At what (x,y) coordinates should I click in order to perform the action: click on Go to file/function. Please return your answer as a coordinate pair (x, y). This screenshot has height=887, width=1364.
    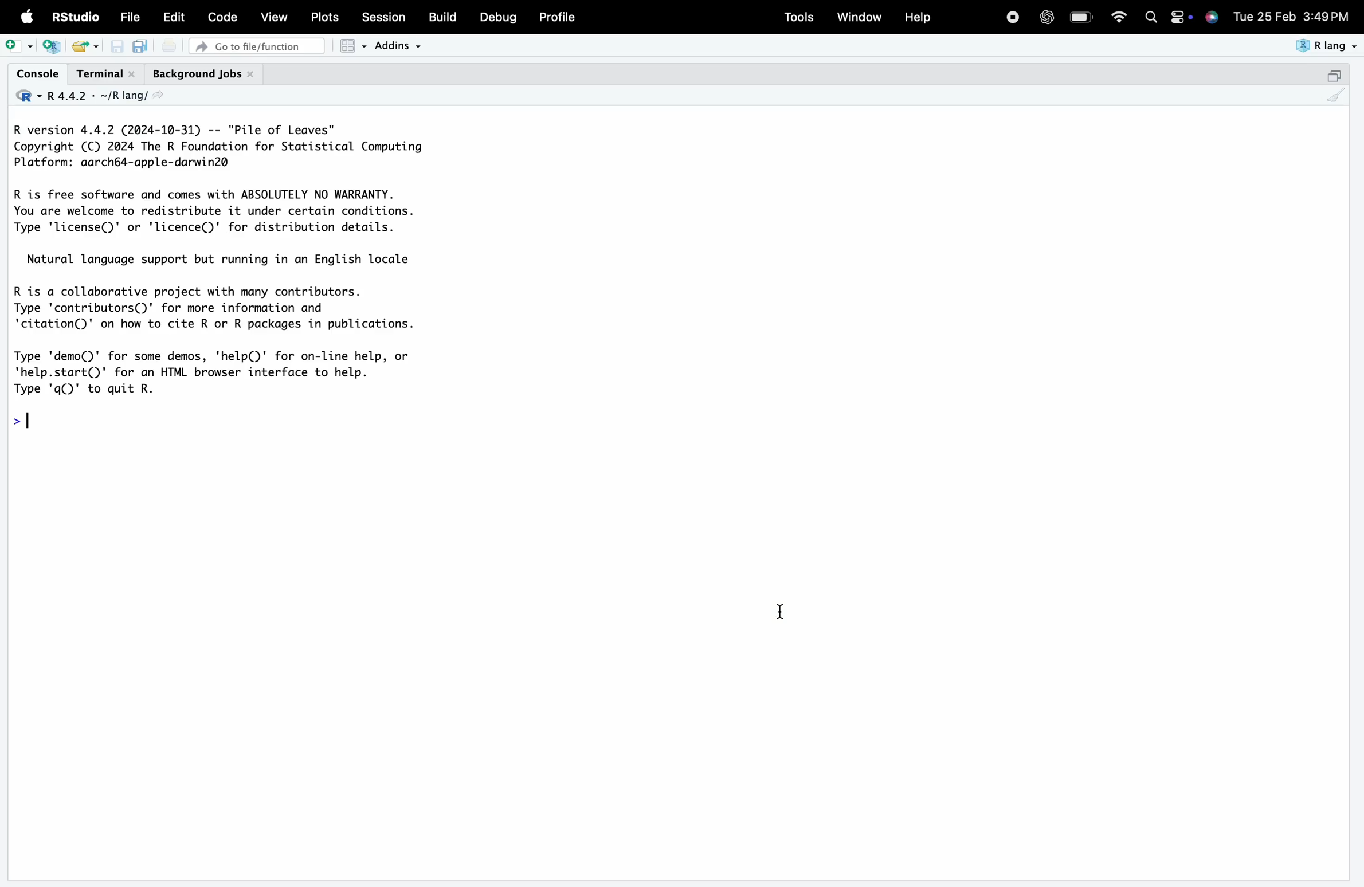
    Looking at the image, I should click on (256, 46).